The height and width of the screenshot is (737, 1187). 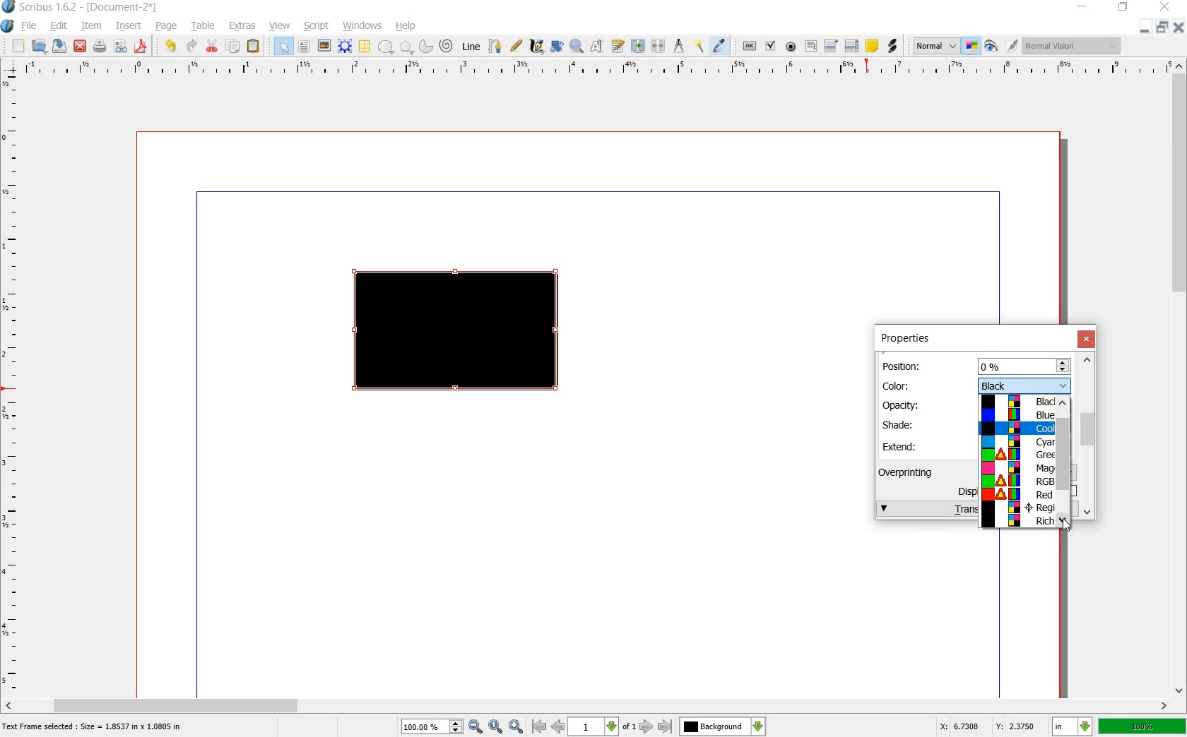 What do you see at coordinates (459, 332) in the screenshot?
I see `gradient added to shape` at bounding box center [459, 332].